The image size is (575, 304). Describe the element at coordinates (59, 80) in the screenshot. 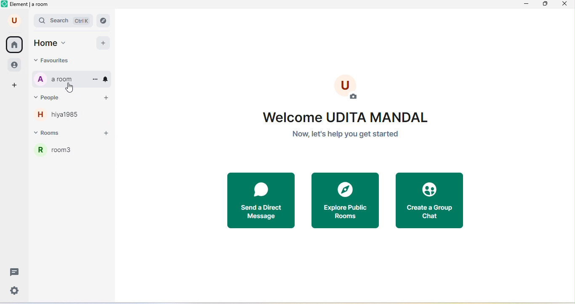

I see `a room` at that location.